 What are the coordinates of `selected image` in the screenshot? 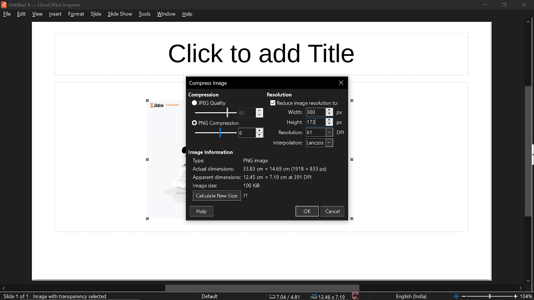 It's located at (72, 296).